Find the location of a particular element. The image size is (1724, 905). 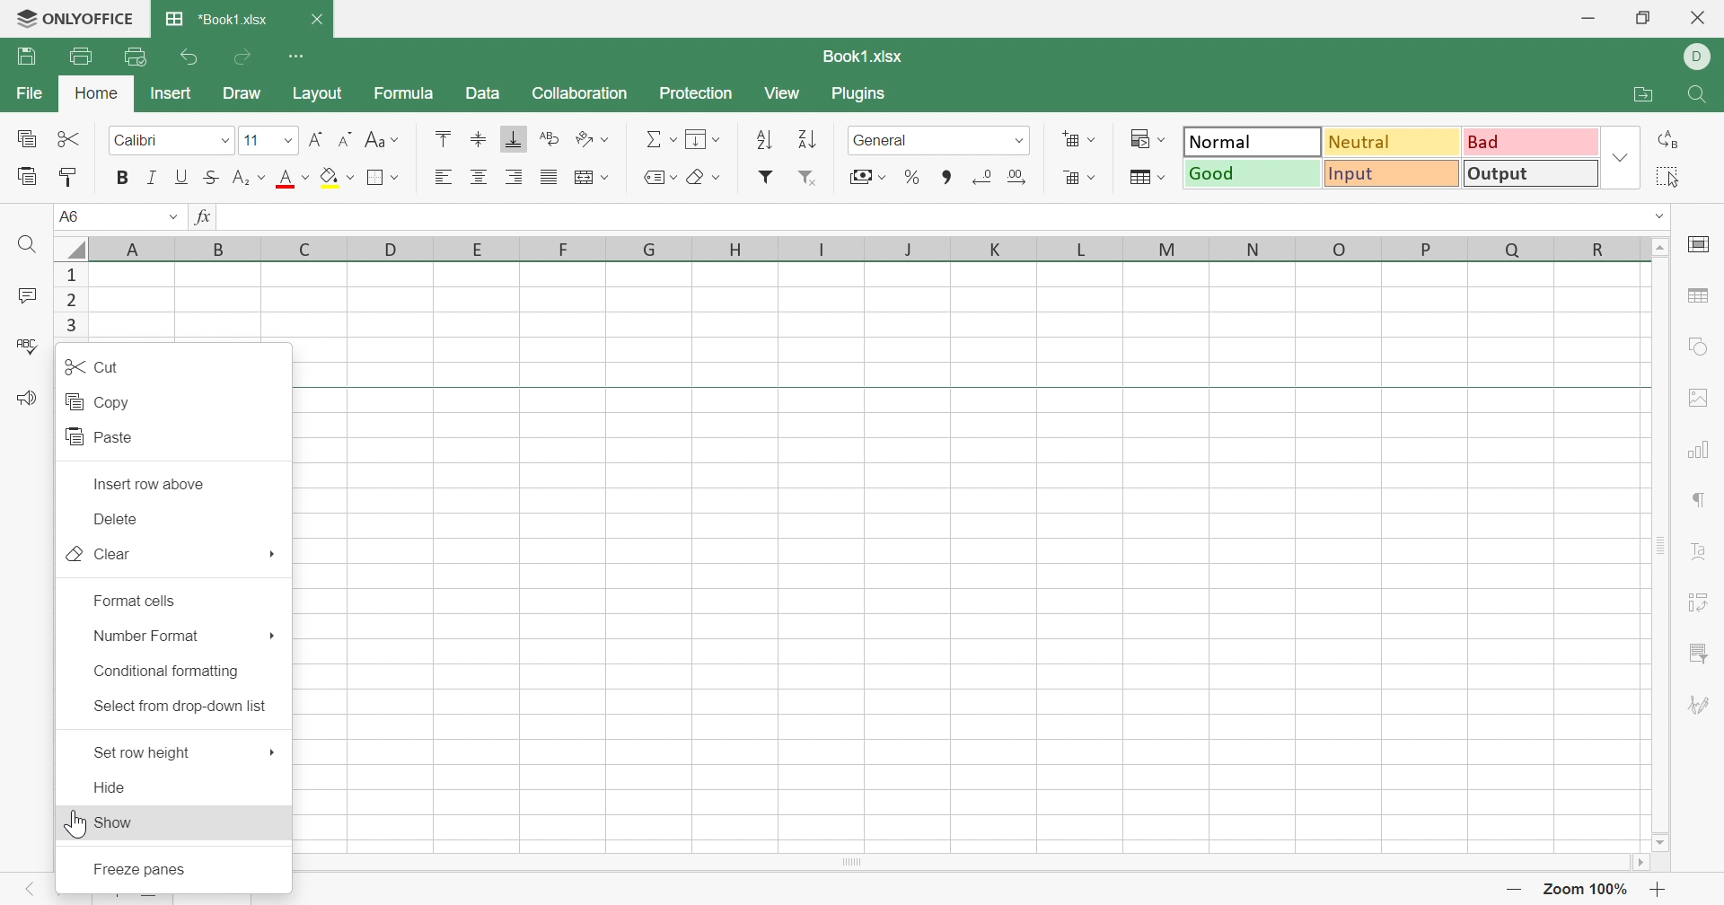

Justified is located at coordinates (549, 177).